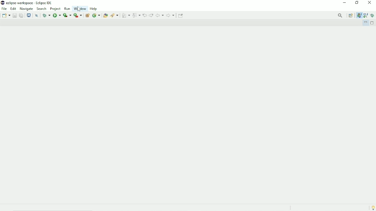  Describe the element at coordinates (351, 15) in the screenshot. I see `Open Perspective` at that location.